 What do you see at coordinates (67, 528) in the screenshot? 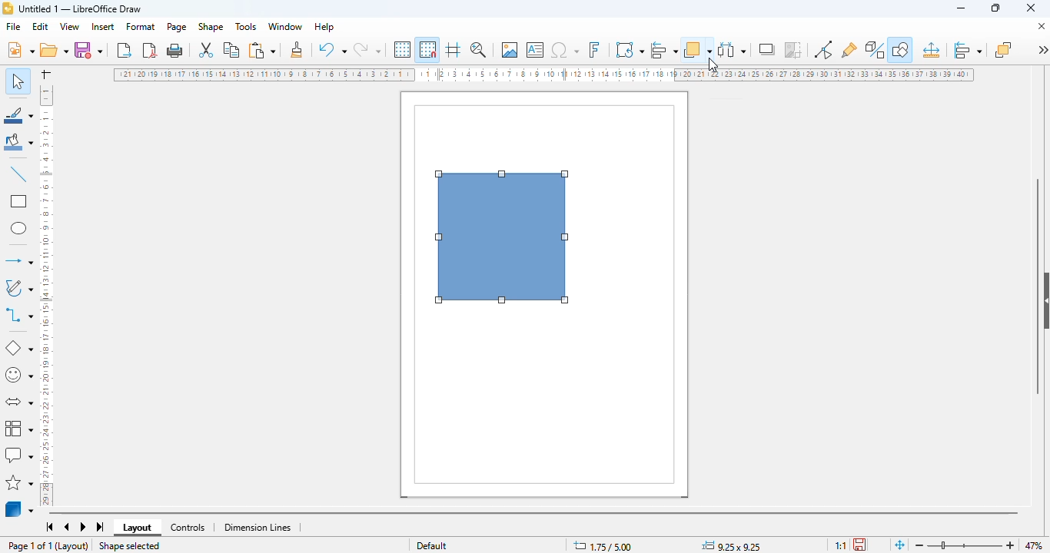
I see `scroll to previous sheet` at bounding box center [67, 528].